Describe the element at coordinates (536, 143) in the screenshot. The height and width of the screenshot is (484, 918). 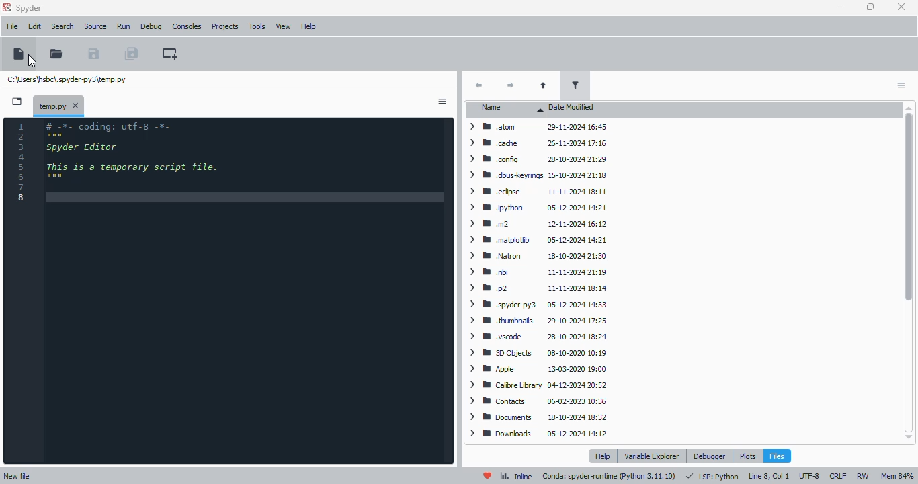
I see `> MW cache 26-11-2024 17:16` at that location.